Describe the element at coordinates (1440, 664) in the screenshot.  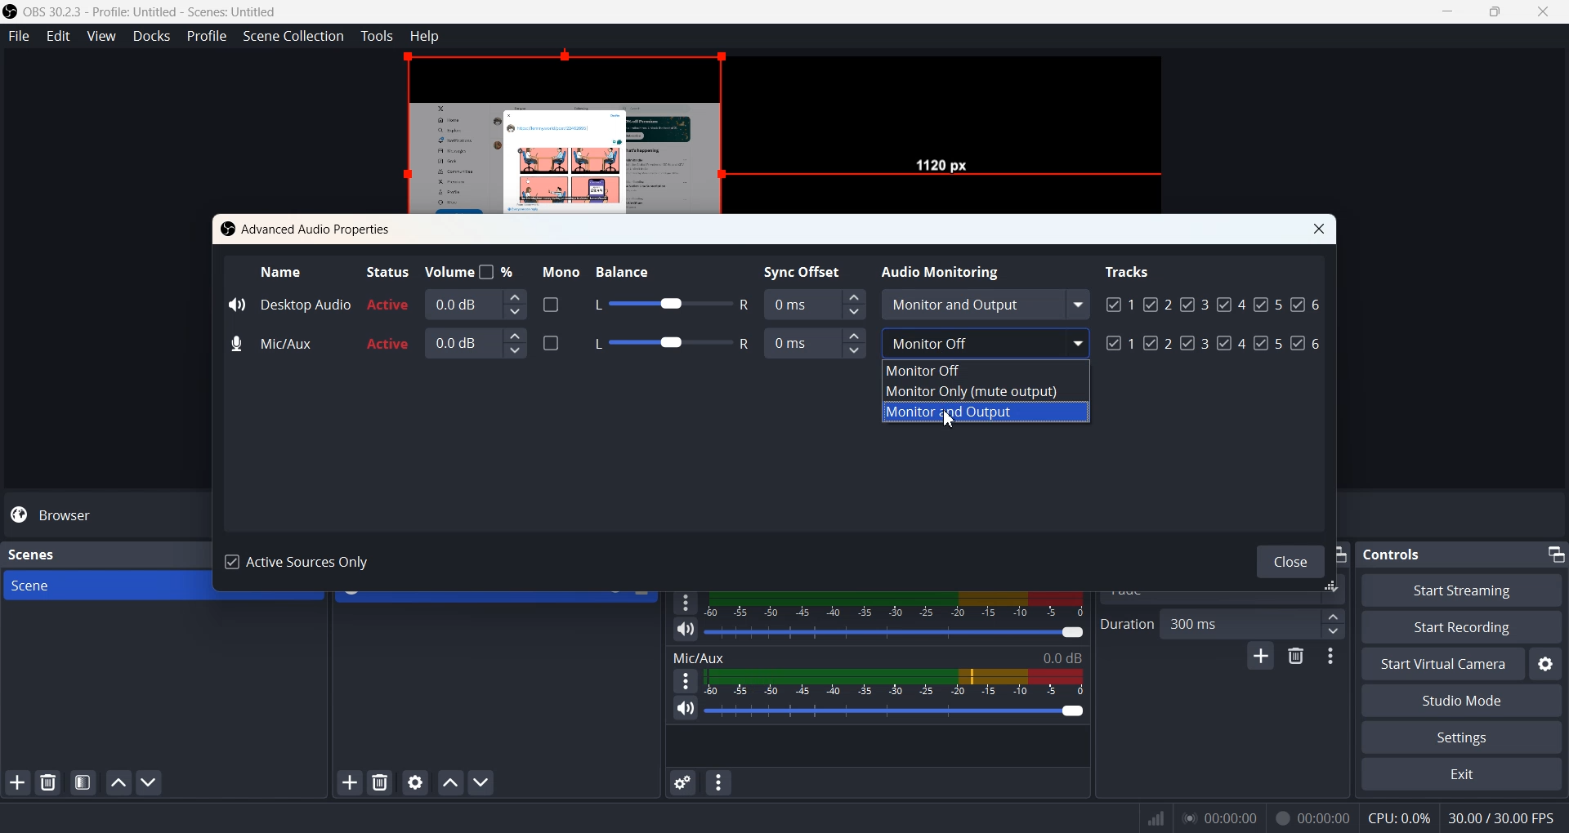
I see `Start Virtual Camera` at that location.